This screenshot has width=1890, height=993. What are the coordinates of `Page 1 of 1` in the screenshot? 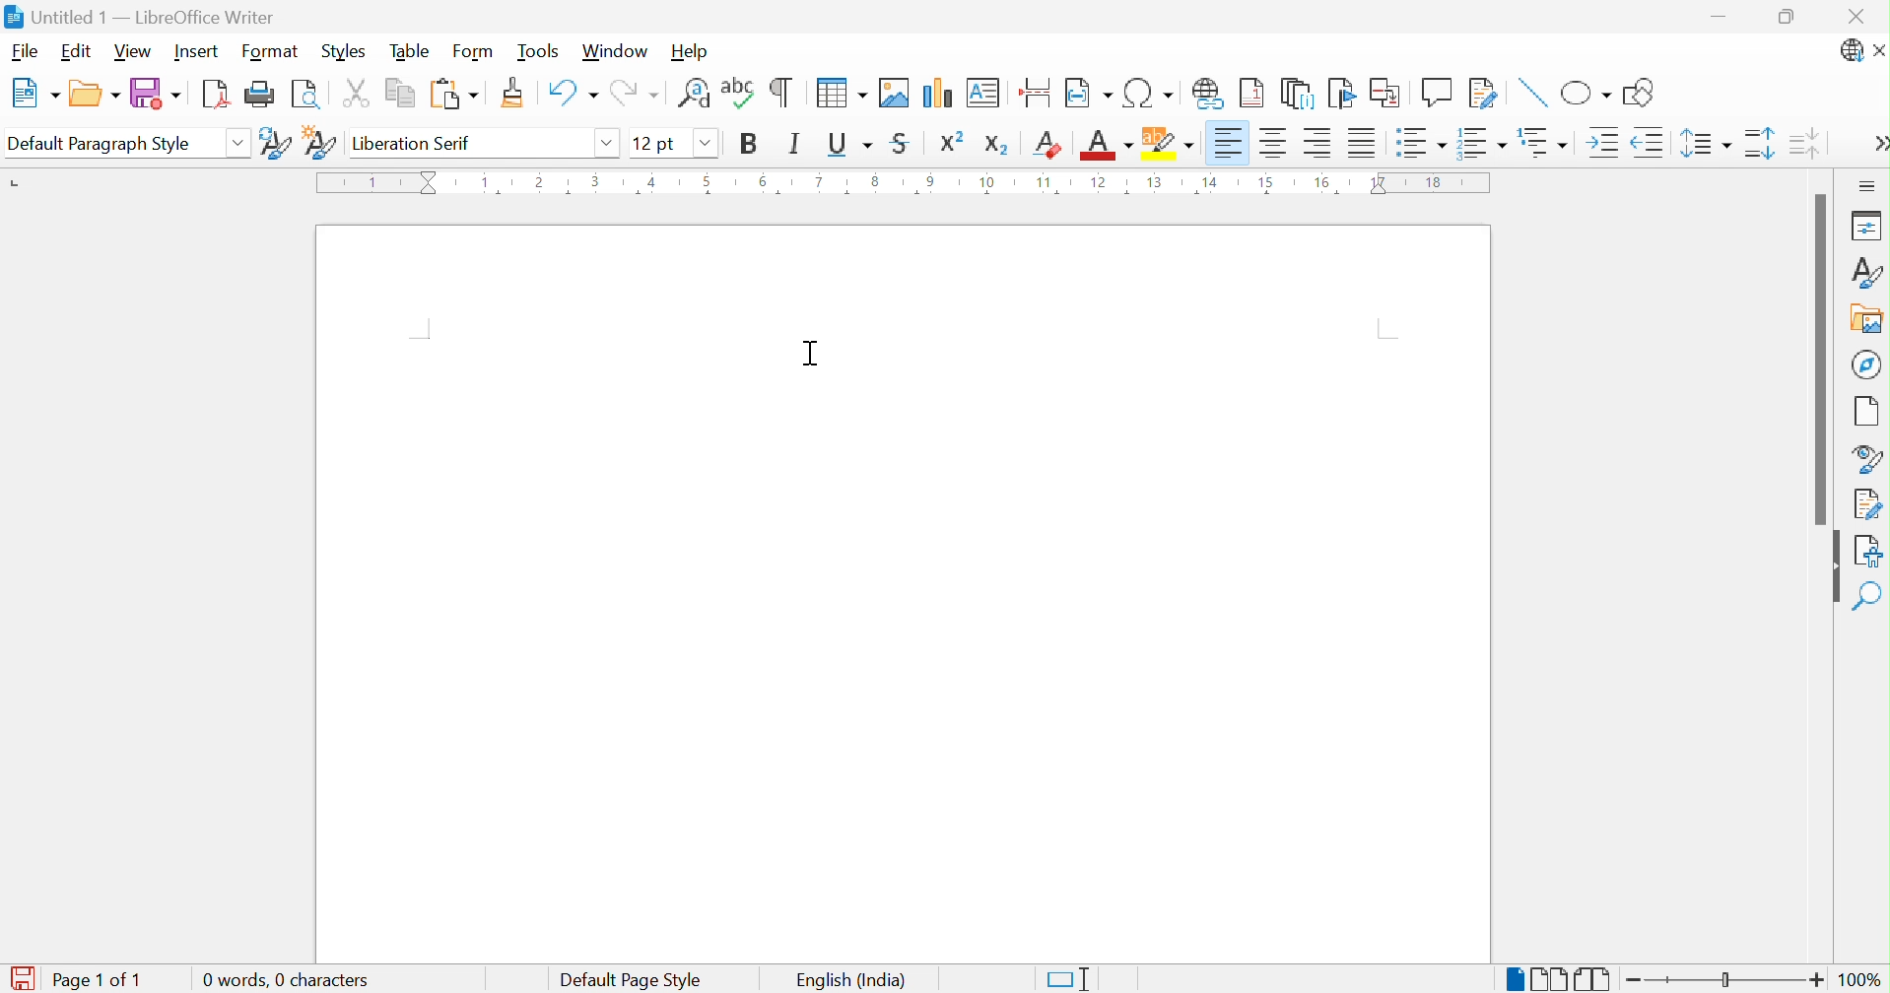 It's located at (73, 980).